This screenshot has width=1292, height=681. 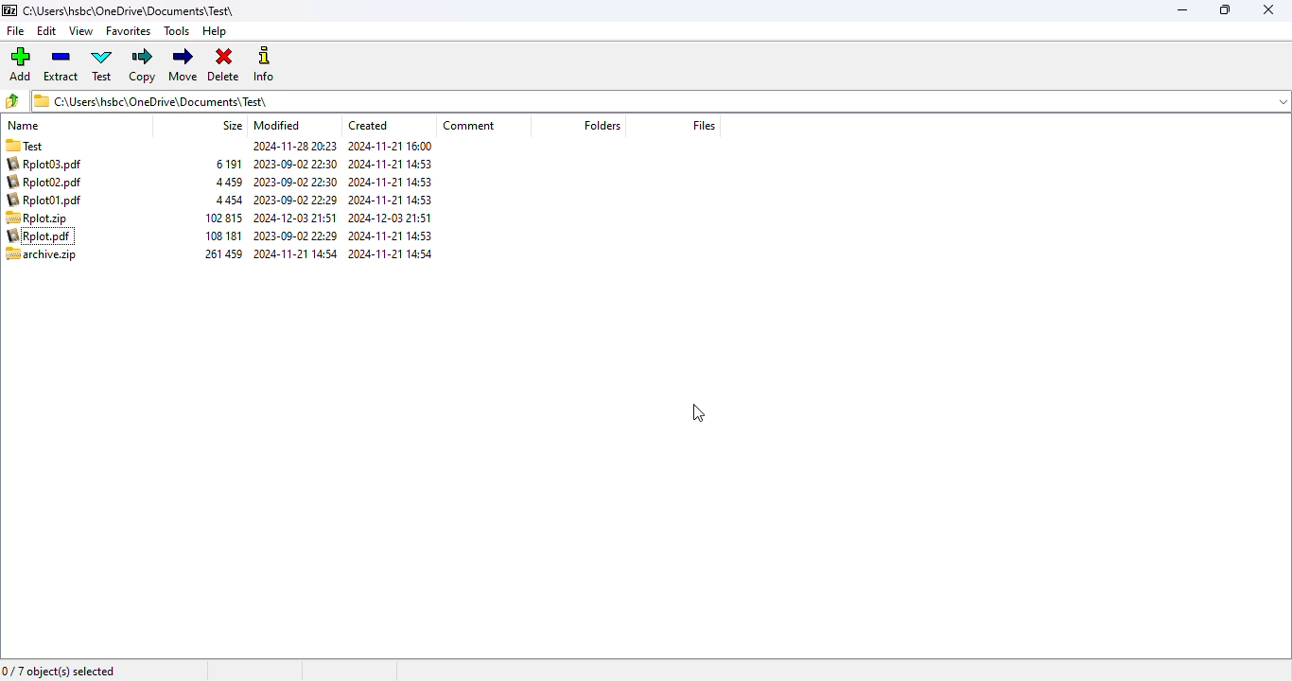 What do you see at coordinates (1184, 10) in the screenshot?
I see `minimize` at bounding box center [1184, 10].